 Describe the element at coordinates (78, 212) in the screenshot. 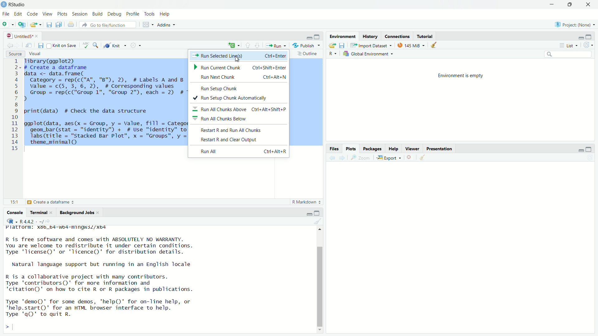

I see `Background Jobs` at that location.